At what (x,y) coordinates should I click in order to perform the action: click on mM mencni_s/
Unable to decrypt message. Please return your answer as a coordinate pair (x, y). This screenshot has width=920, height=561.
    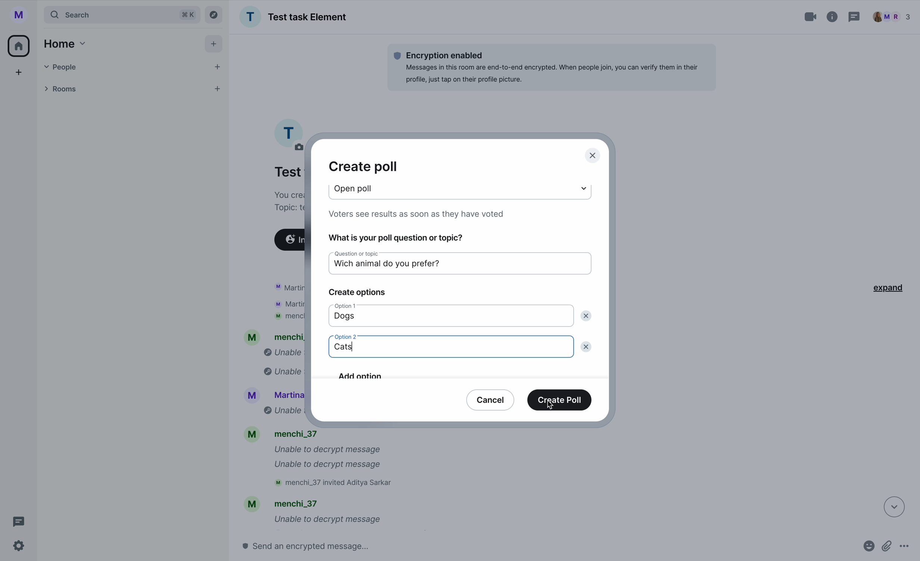
    Looking at the image, I should click on (312, 513).